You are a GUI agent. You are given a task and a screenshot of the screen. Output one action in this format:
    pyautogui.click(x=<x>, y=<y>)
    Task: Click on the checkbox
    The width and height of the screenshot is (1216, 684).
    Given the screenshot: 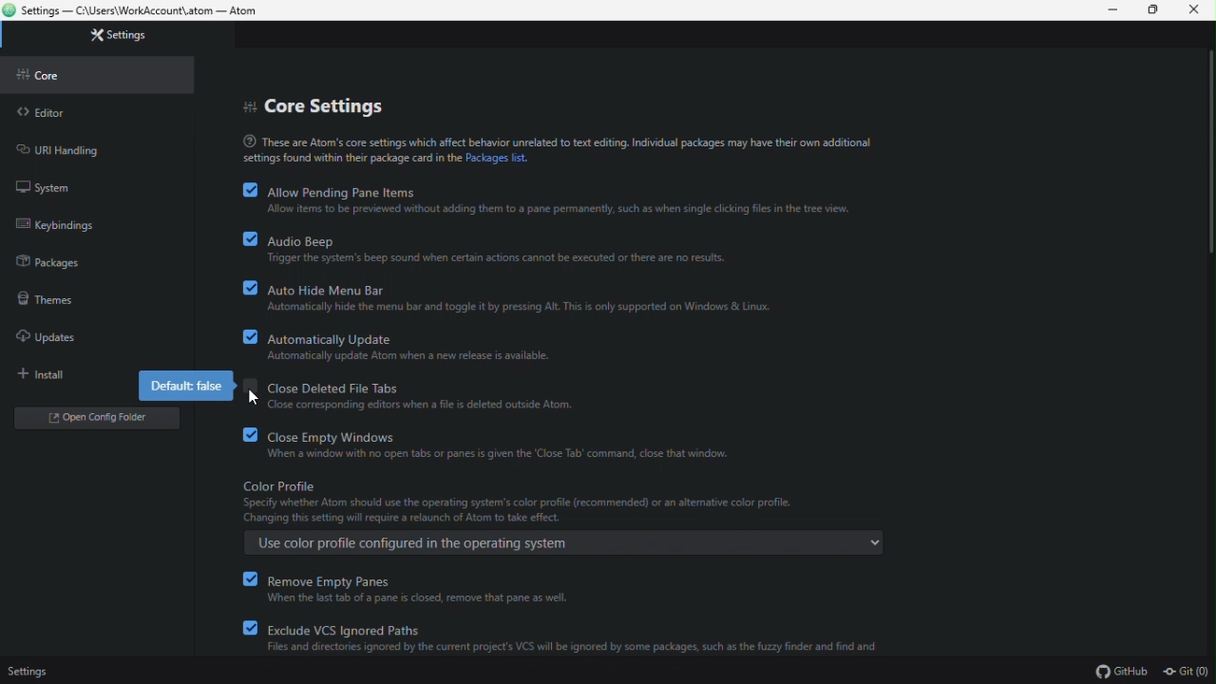 What is the action you would take?
    pyautogui.click(x=246, y=436)
    